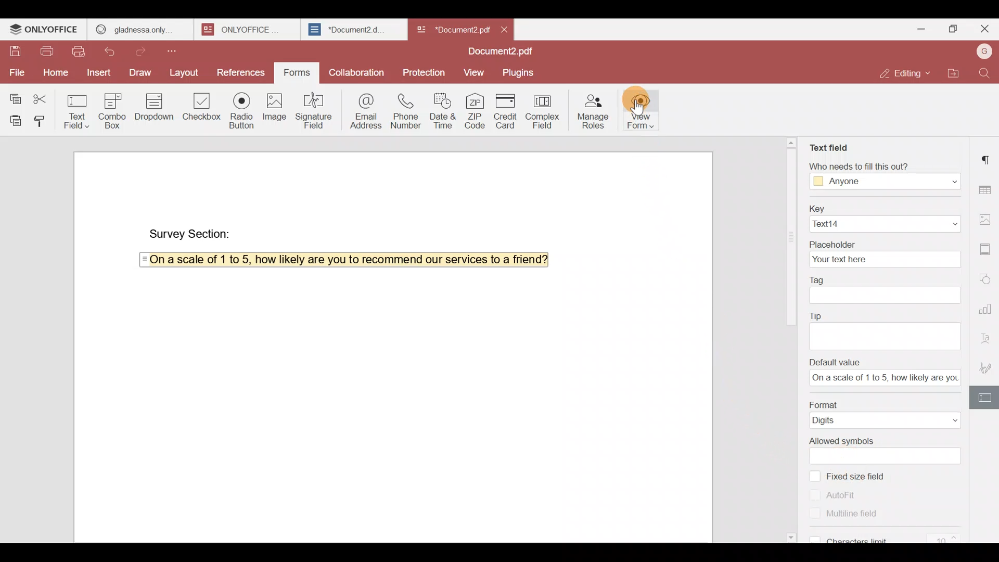 This screenshot has height=562, width=999. What do you see at coordinates (882, 259) in the screenshot?
I see `your text here` at bounding box center [882, 259].